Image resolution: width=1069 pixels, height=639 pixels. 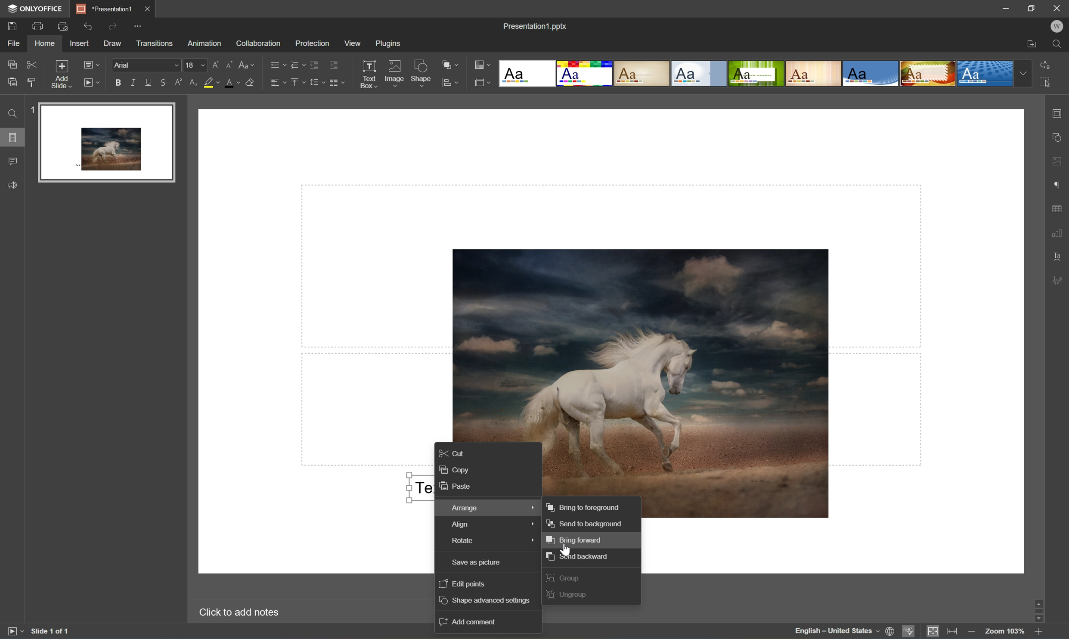 I want to click on View, so click(x=353, y=43).